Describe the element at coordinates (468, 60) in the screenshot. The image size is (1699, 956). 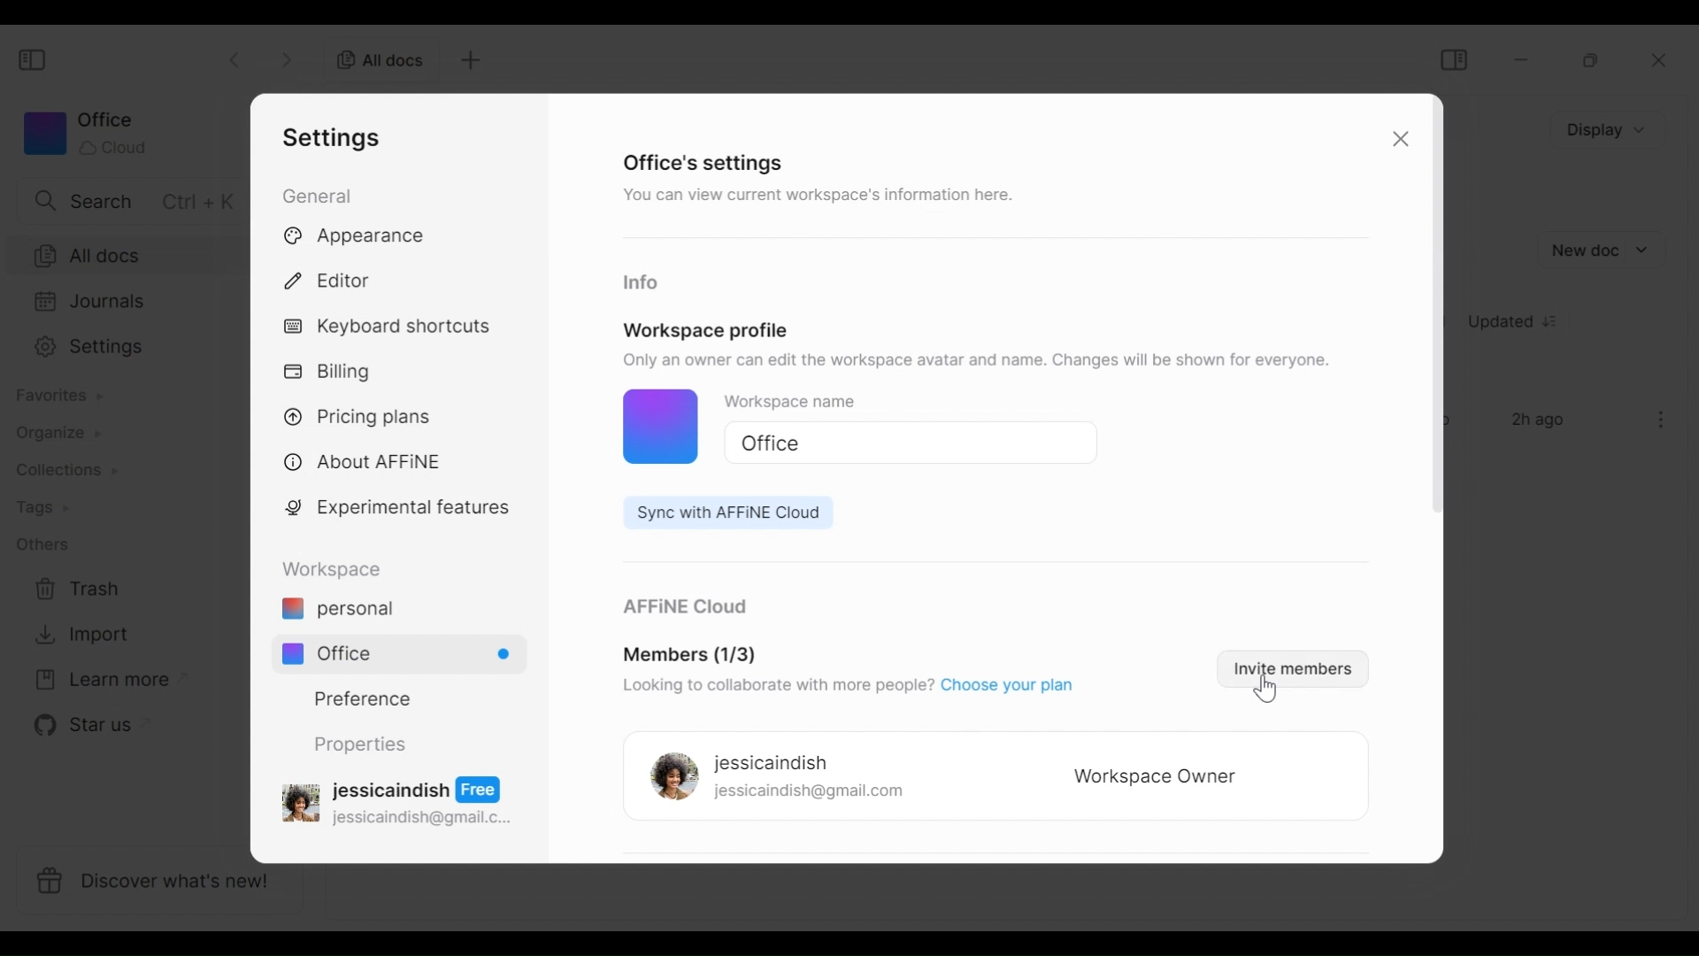
I see `Add` at that location.